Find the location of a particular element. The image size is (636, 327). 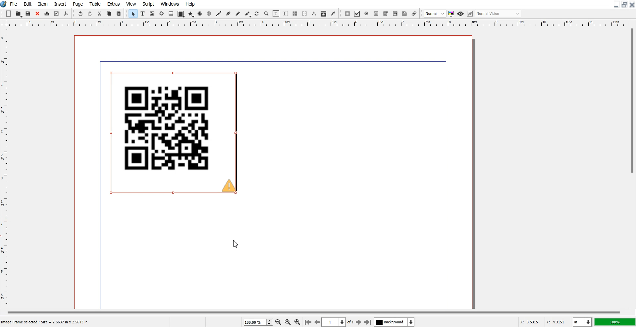

Zoom Out is located at coordinates (278, 322).